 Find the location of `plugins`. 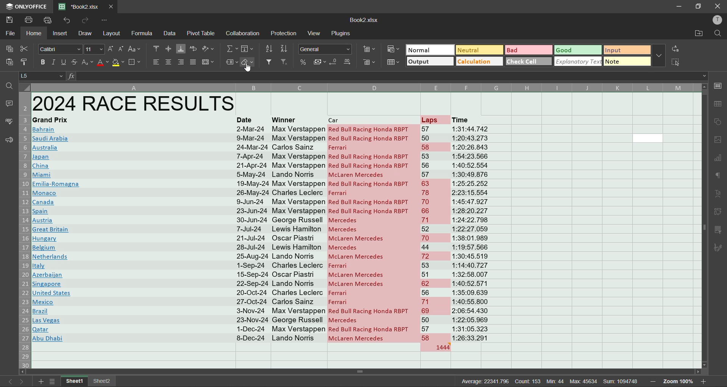

plugins is located at coordinates (339, 34).